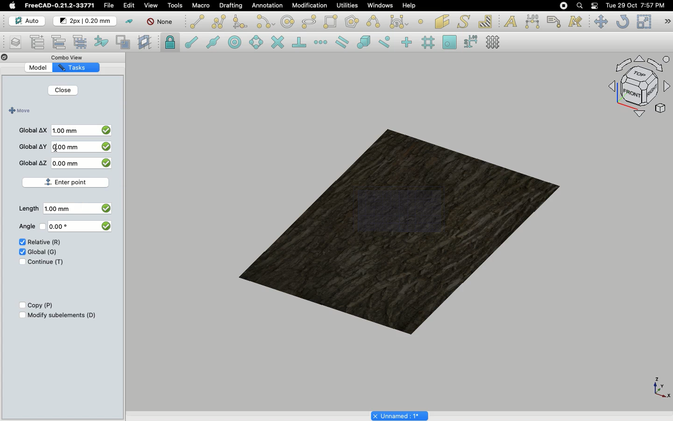  What do you see at coordinates (175, 6) in the screenshot?
I see `Tools` at bounding box center [175, 6].